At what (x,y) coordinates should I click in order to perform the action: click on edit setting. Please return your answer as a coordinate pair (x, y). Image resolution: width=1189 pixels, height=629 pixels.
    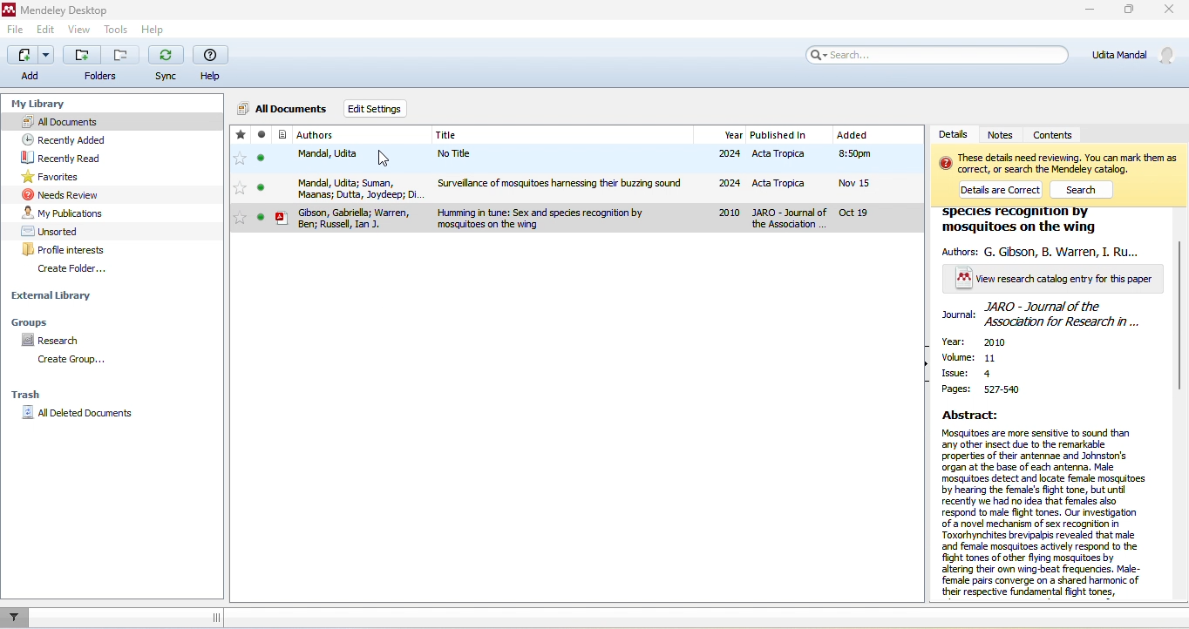
    Looking at the image, I should click on (378, 108).